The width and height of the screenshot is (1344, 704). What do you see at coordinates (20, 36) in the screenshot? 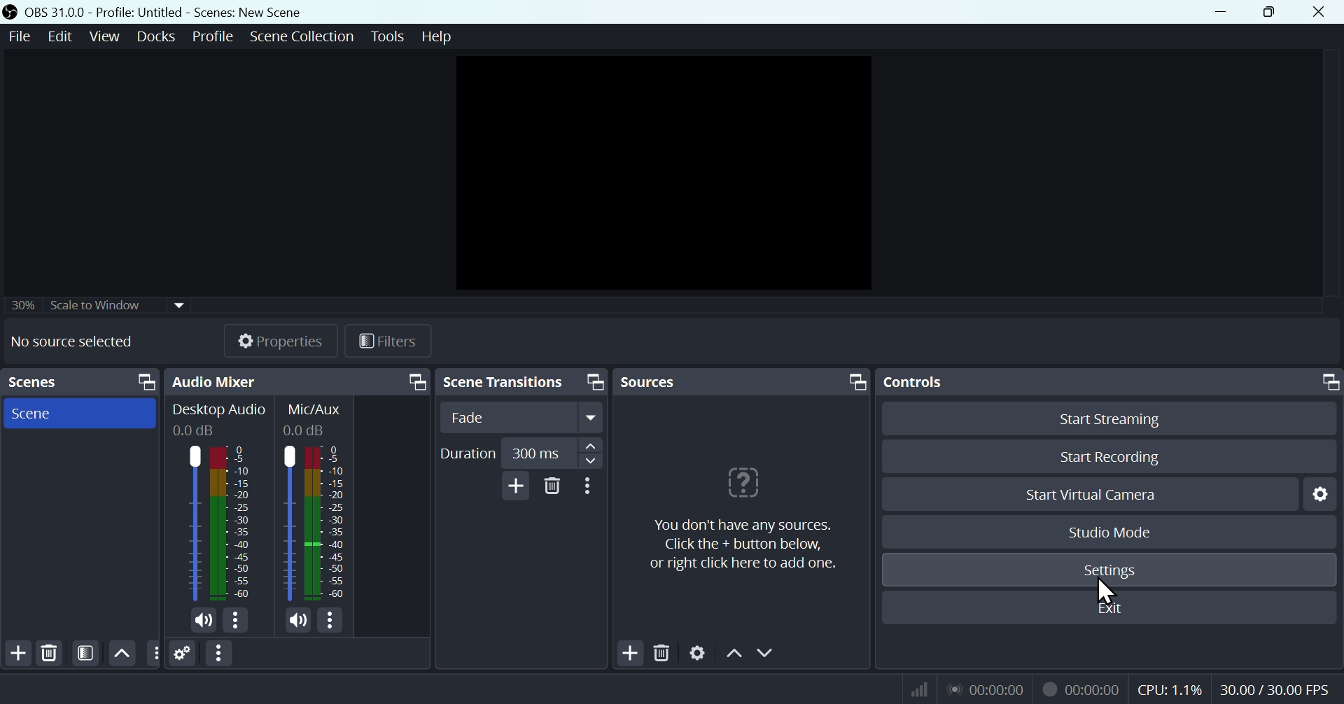
I see `File` at bounding box center [20, 36].